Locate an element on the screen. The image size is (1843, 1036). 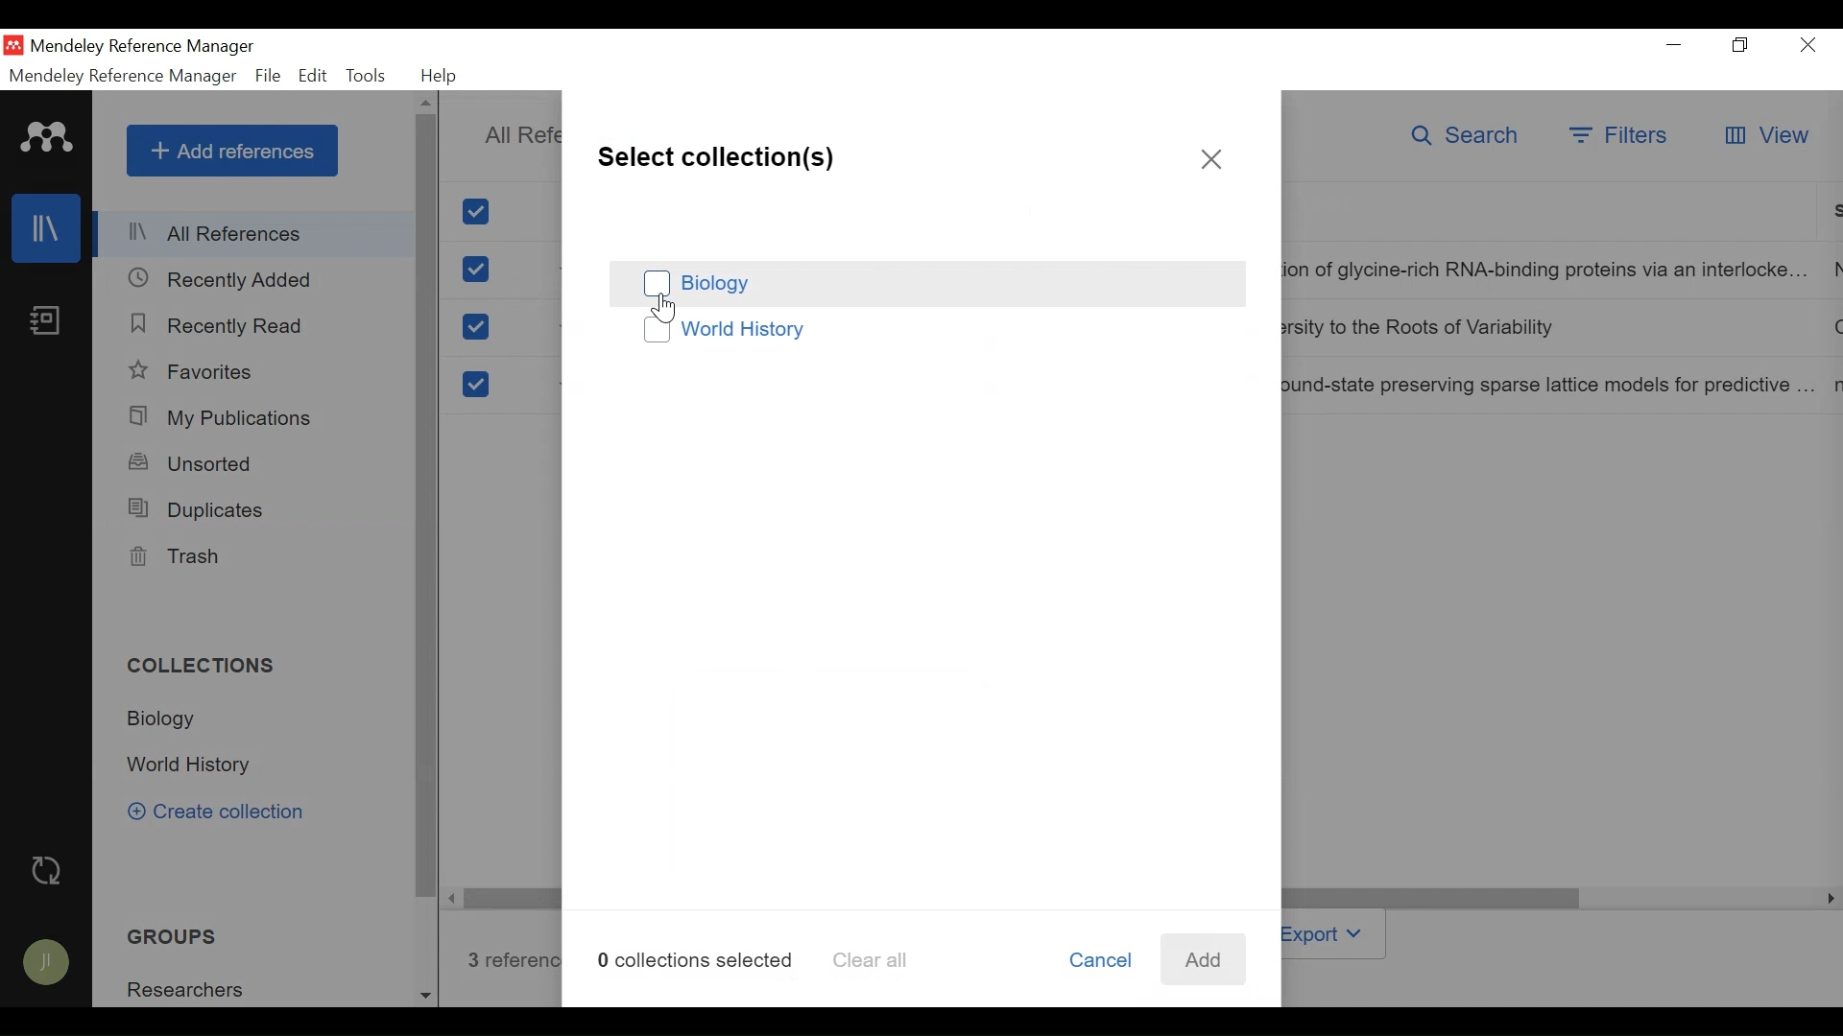
Filters is located at coordinates (1620, 137).